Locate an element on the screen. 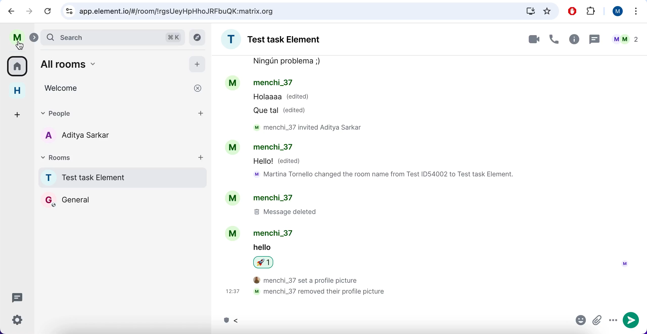 Image resolution: width=647 pixels, height=334 pixels. attachments is located at coordinates (598, 321).